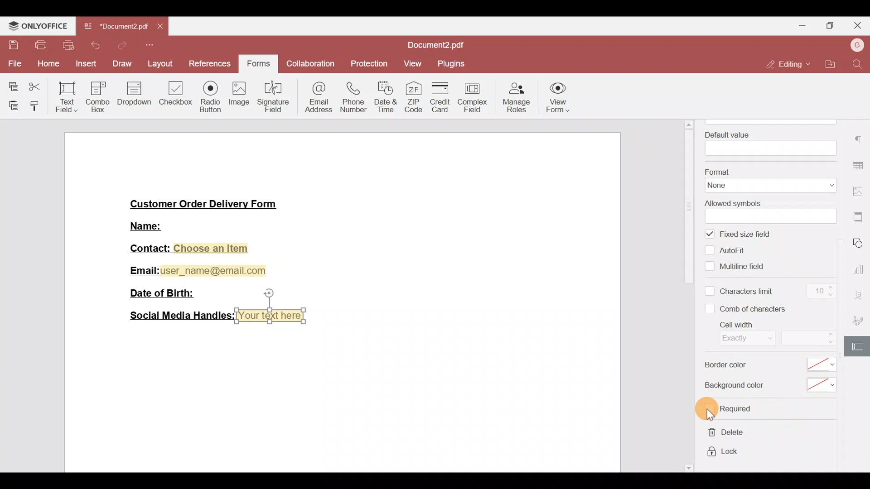 The width and height of the screenshot is (870, 489). What do you see at coordinates (860, 269) in the screenshot?
I see `Chart settings` at bounding box center [860, 269].